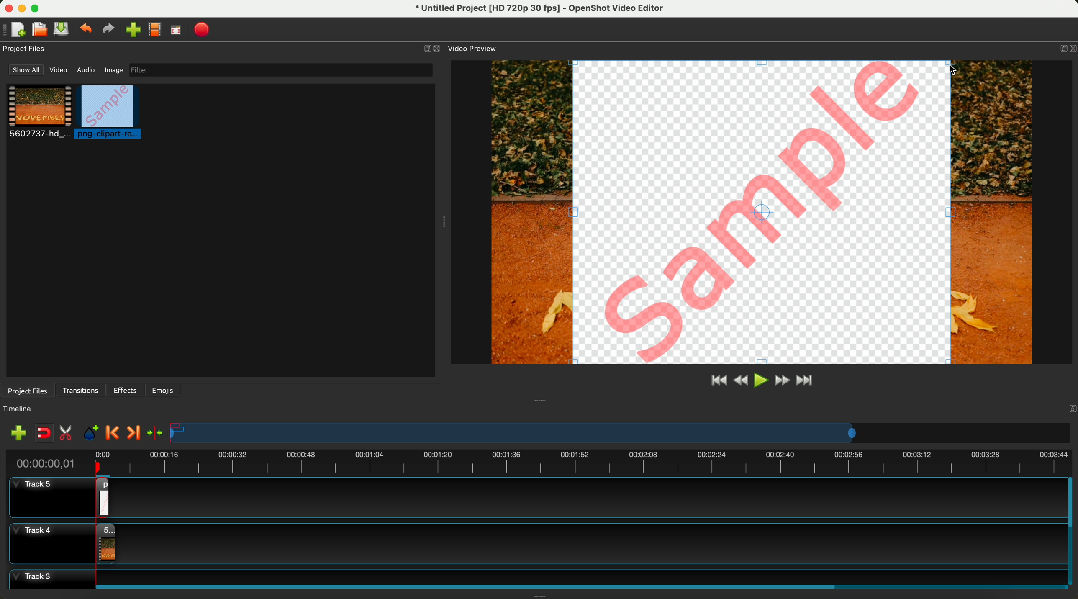 This screenshot has width=1078, height=599. What do you see at coordinates (760, 212) in the screenshot?
I see `pREVIEW` at bounding box center [760, 212].